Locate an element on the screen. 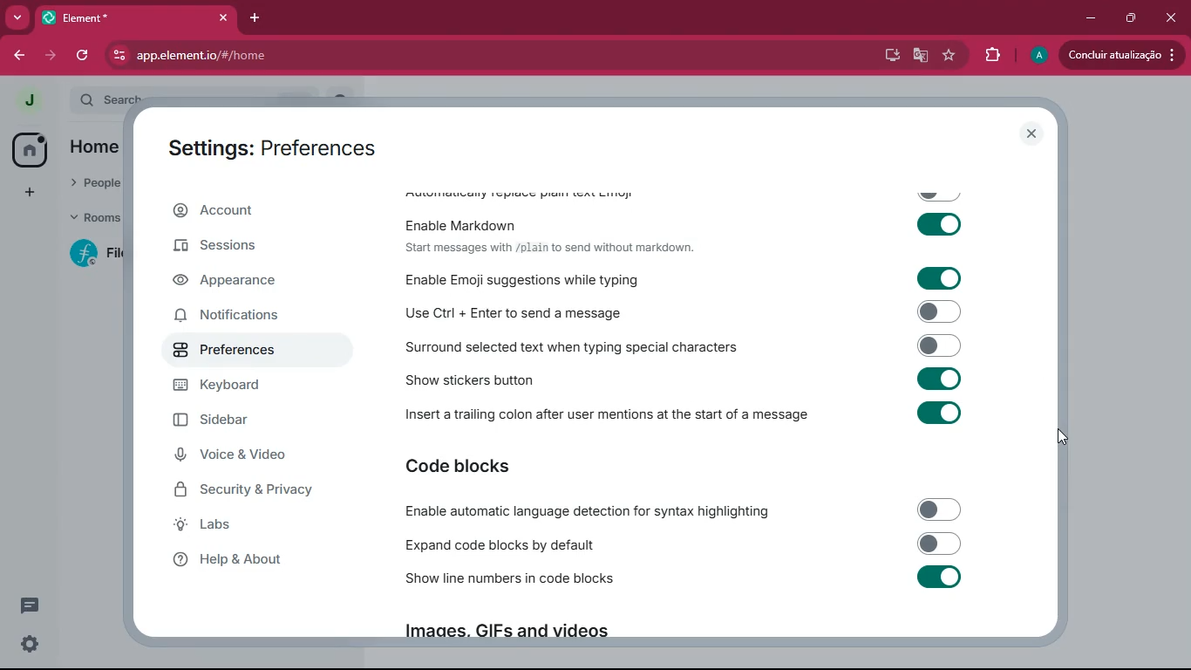 Image resolution: width=1191 pixels, height=670 pixels. settings : preferences is located at coordinates (283, 147).